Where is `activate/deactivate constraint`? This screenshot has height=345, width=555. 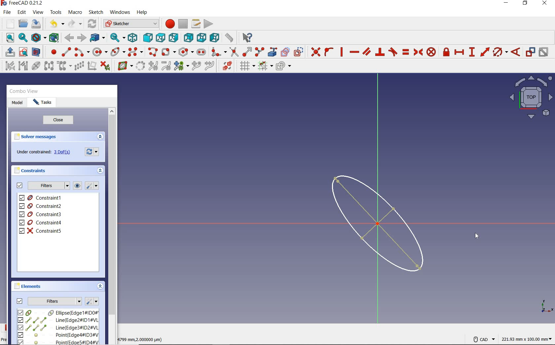 activate/deactivate constraint is located at coordinates (544, 52).